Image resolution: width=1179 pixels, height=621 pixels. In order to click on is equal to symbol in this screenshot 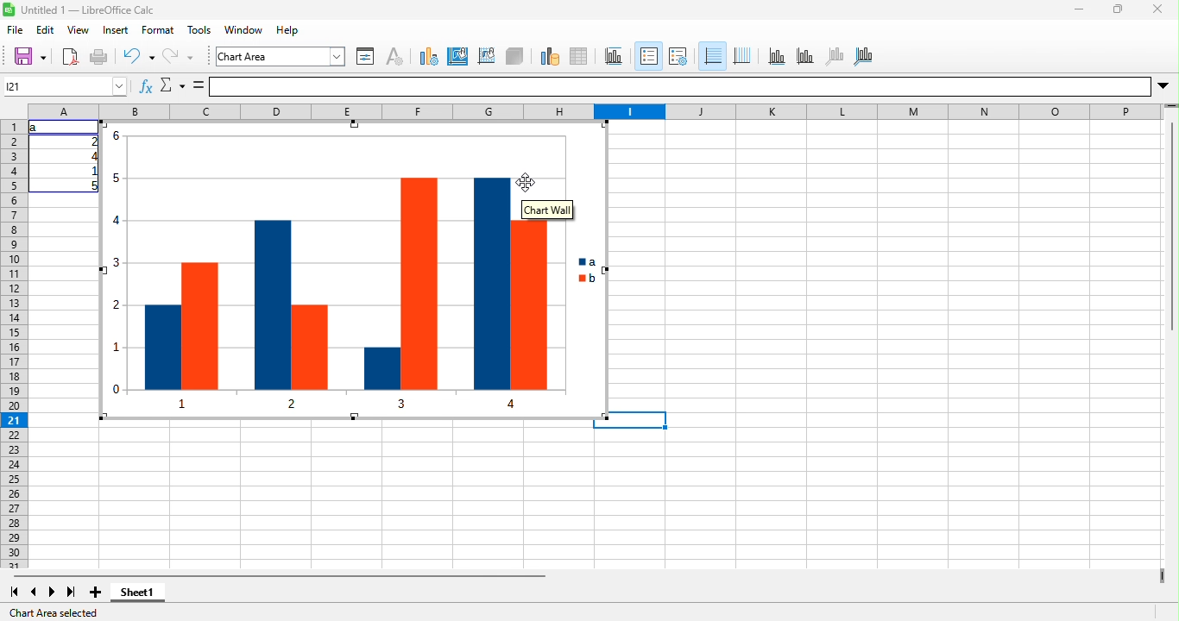, I will do `click(199, 85)`.